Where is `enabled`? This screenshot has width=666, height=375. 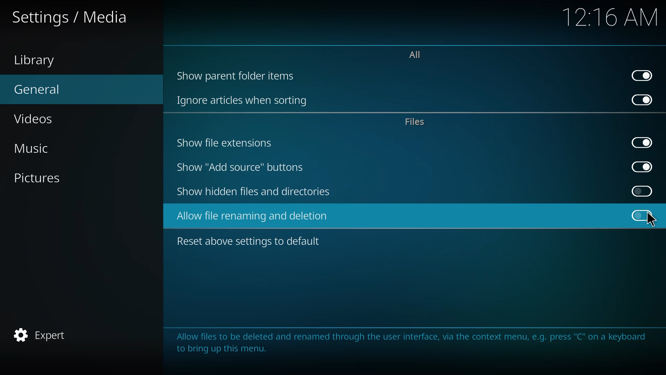 enabled is located at coordinates (642, 142).